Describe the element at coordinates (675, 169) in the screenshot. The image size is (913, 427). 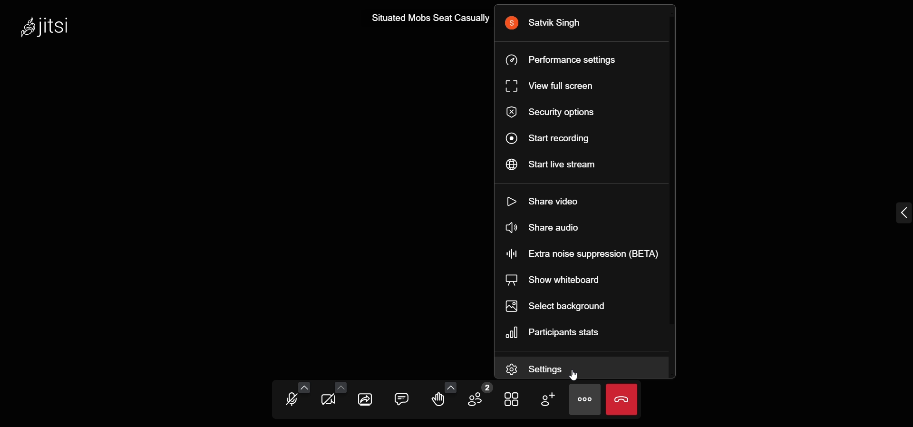
I see `scroll bar` at that location.